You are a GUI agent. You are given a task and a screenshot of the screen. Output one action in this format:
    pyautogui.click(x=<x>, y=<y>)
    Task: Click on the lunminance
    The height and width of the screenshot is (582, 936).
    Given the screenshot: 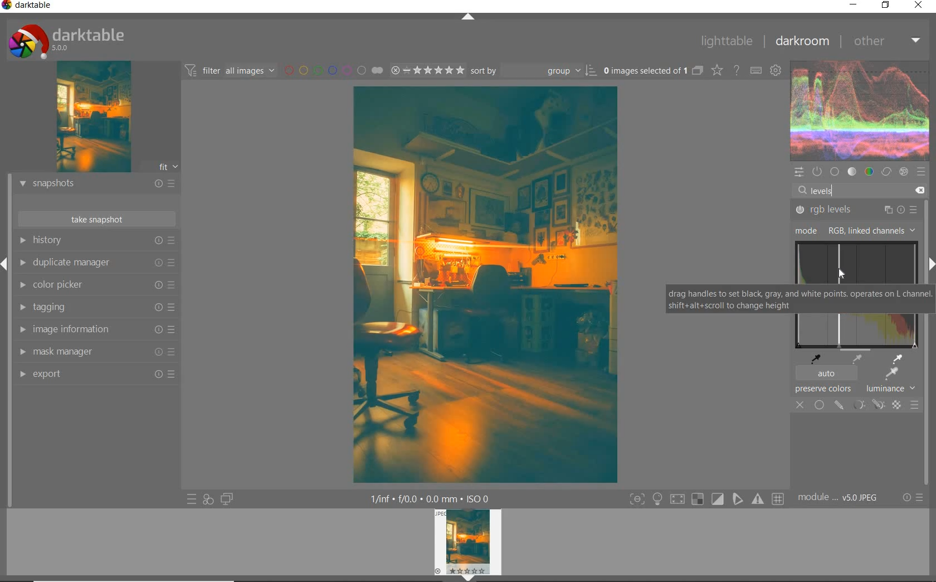 What is the action you would take?
    pyautogui.click(x=894, y=389)
    